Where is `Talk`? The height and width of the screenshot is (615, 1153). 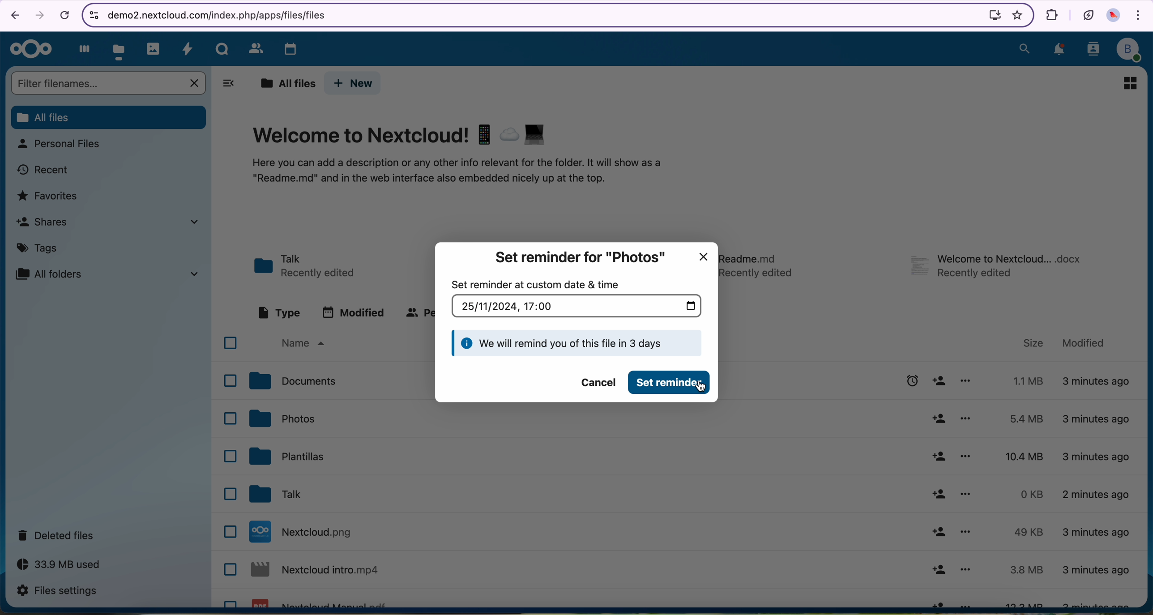
Talk is located at coordinates (222, 48).